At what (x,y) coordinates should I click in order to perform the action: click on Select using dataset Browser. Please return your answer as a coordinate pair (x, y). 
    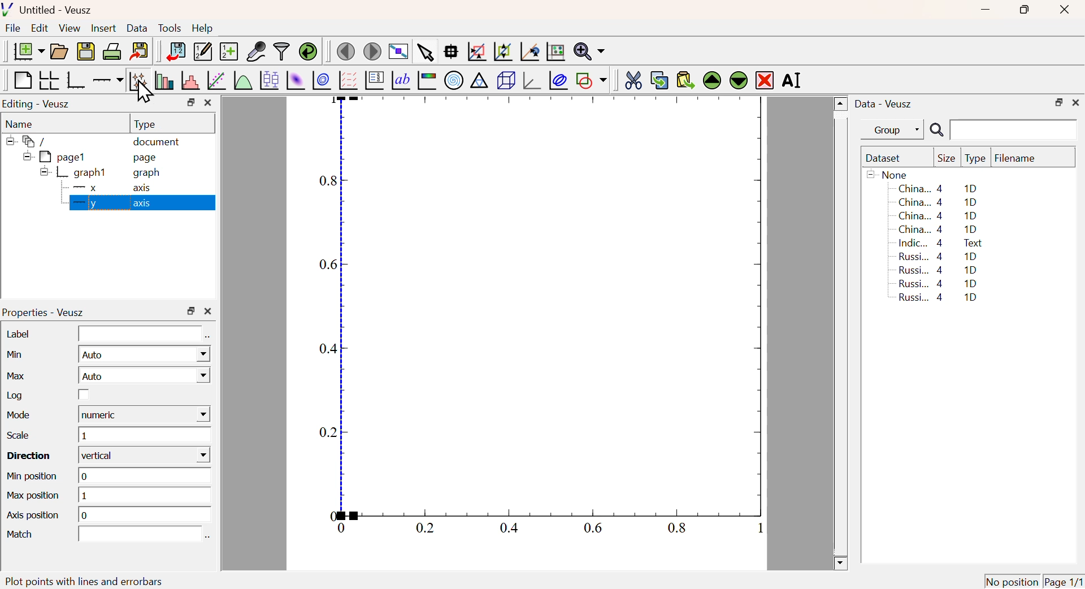
    Looking at the image, I should click on (207, 338).